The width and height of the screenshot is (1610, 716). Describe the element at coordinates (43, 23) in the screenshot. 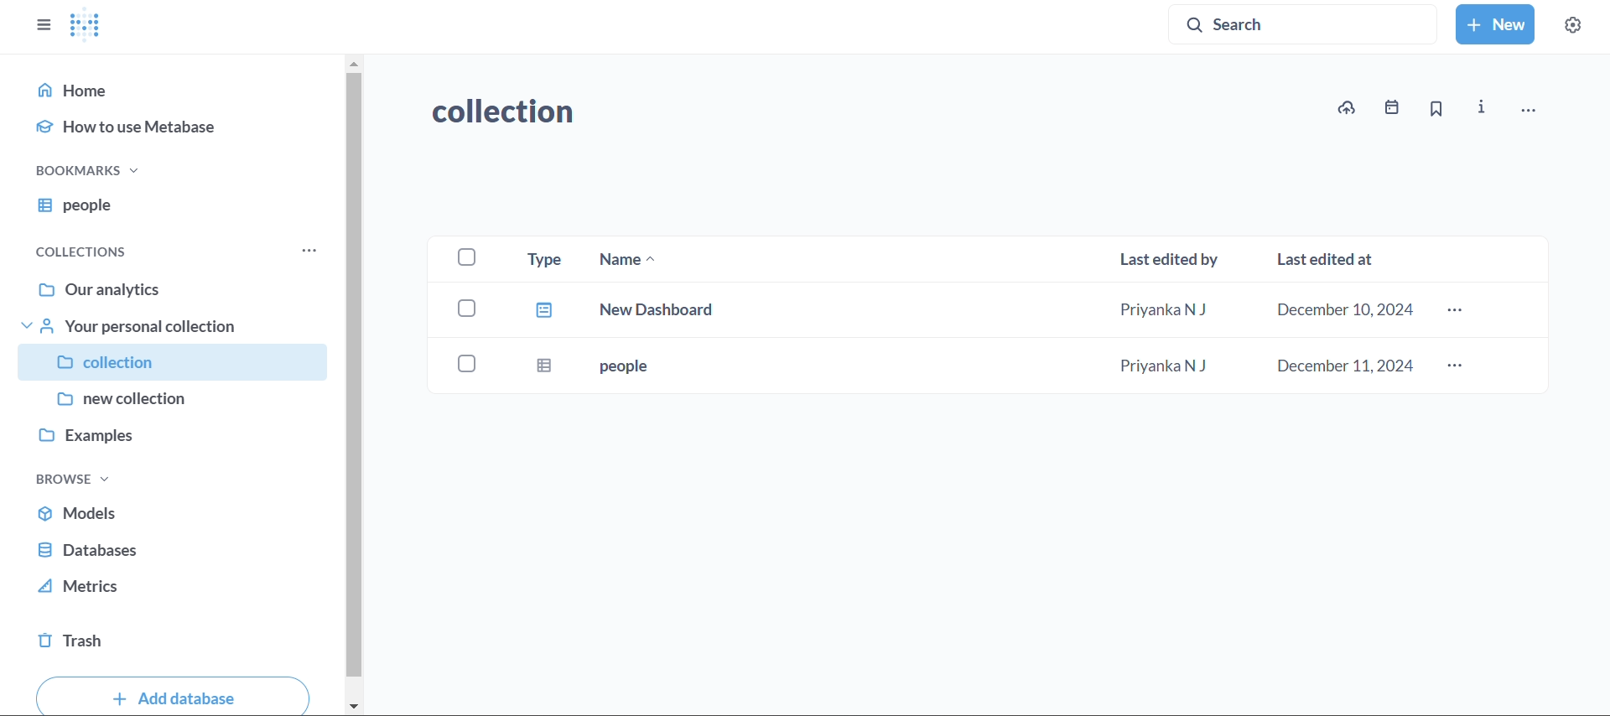

I see `close sidebars` at that location.